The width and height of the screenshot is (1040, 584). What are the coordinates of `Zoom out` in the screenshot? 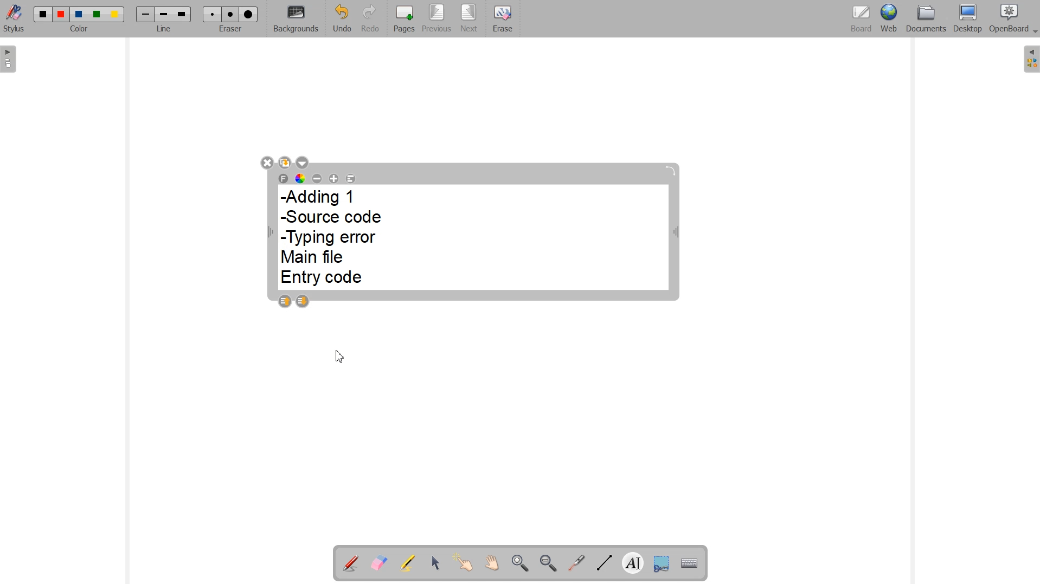 It's located at (548, 563).